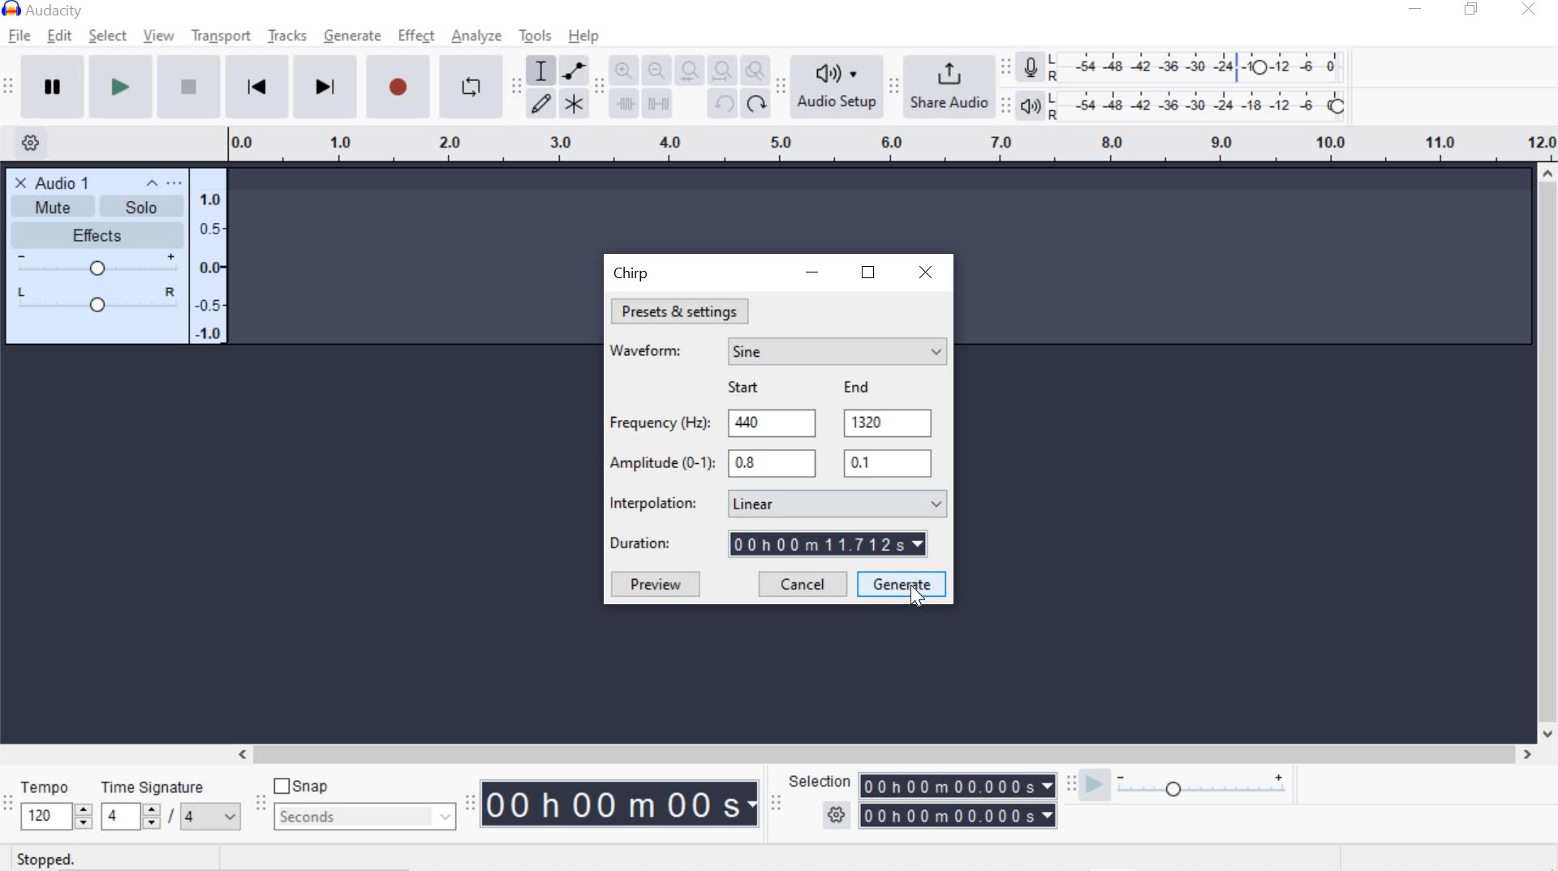 Image resolution: width=1558 pixels, height=871 pixels. I want to click on file, so click(18, 36).